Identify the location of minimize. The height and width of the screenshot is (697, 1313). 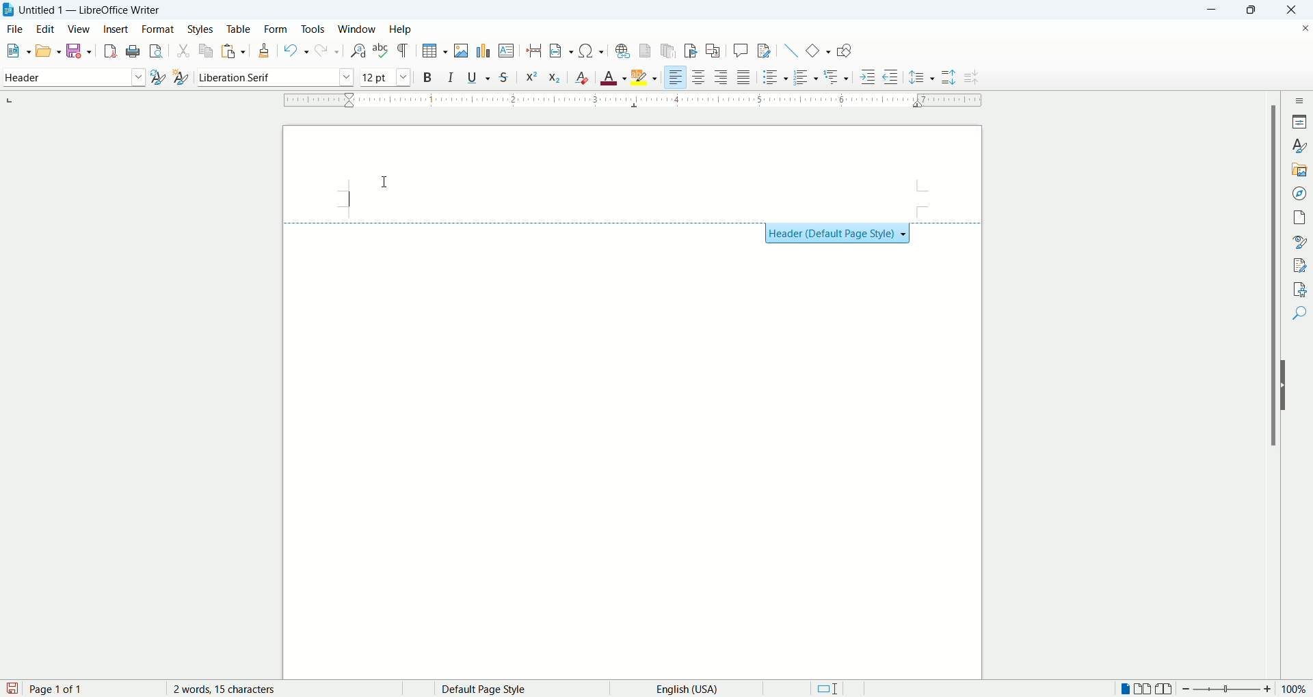
(1212, 12).